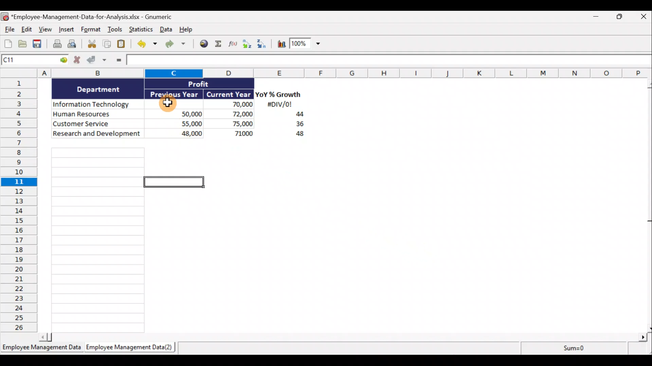  Describe the element at coordinates (29, 61) in the screenshot. I see `Cell name C1` at that location.